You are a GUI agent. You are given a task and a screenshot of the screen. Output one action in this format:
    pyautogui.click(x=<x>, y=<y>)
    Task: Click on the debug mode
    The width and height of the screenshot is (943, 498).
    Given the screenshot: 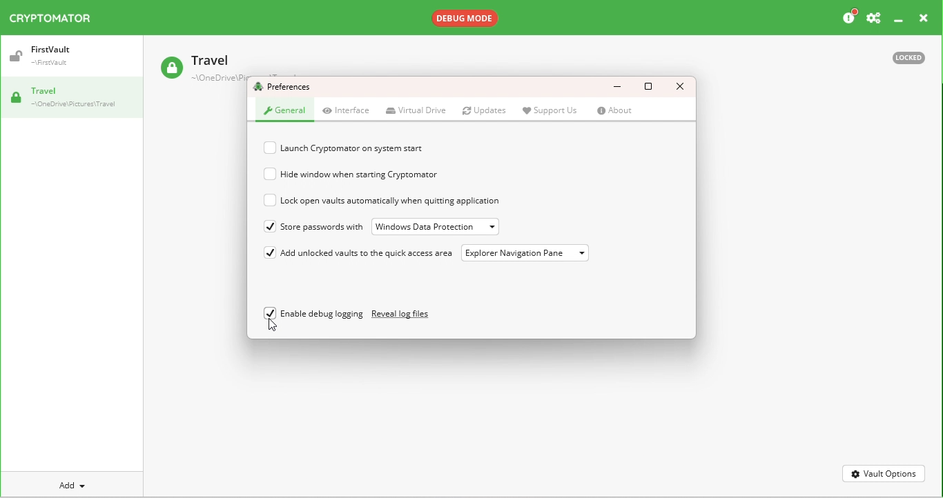 What is the action you would take?
    pyautogui.click(x=472, y=19)
    